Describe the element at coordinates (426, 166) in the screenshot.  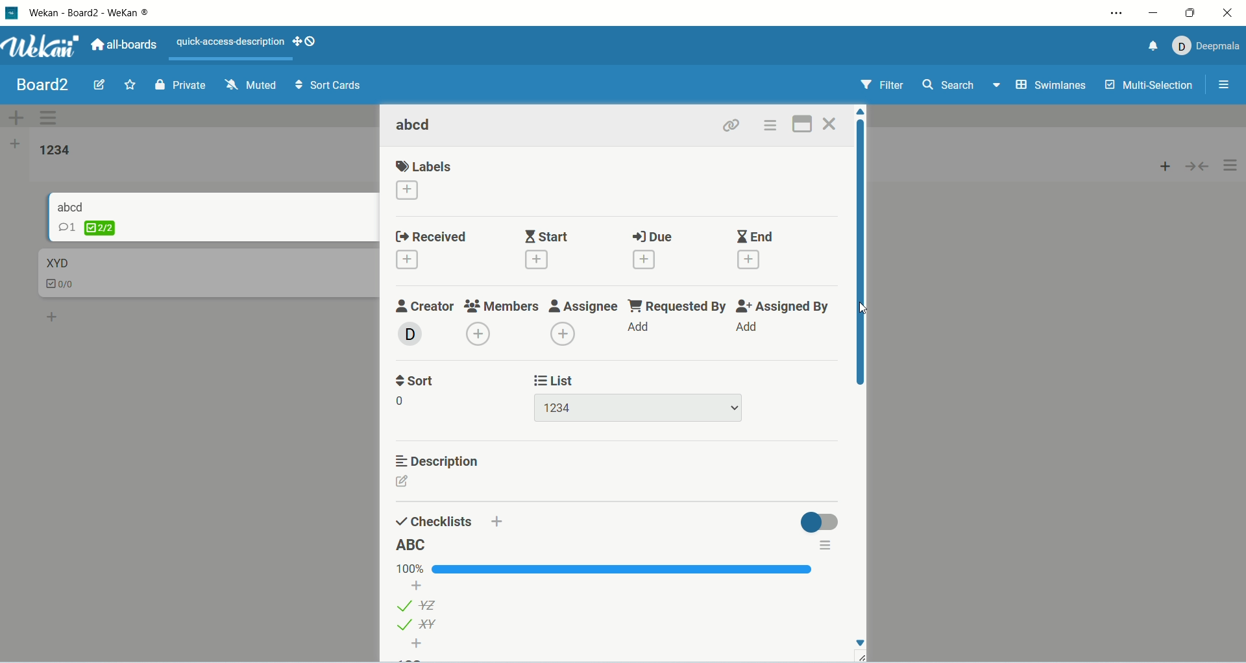
I see `labels` at that location.